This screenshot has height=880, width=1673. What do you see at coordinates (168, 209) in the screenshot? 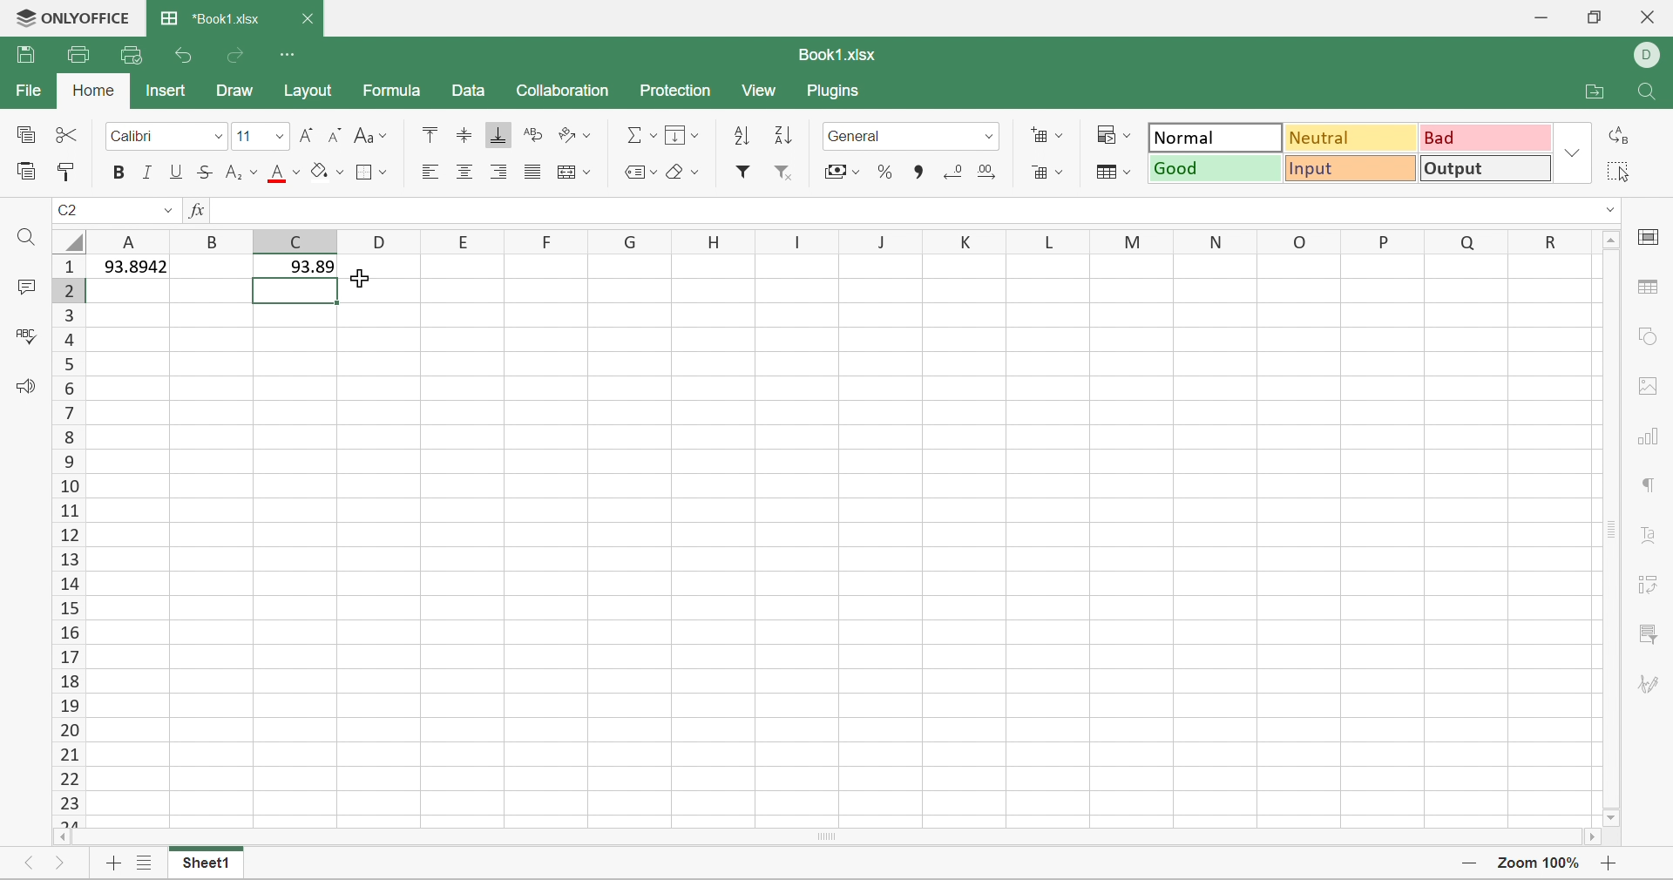
I see `Drop Down` at bounding box center [168, 209].